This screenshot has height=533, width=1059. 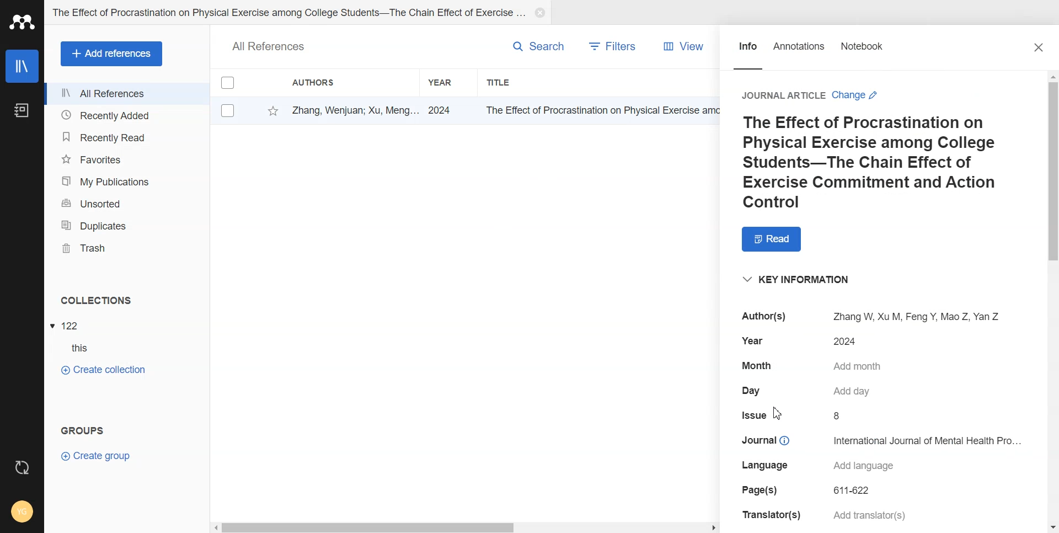 I want to click on Author(s) Zhang W, Xu M, Feng Y, Mao Z, Yan Z, so click(x=874, y=316).